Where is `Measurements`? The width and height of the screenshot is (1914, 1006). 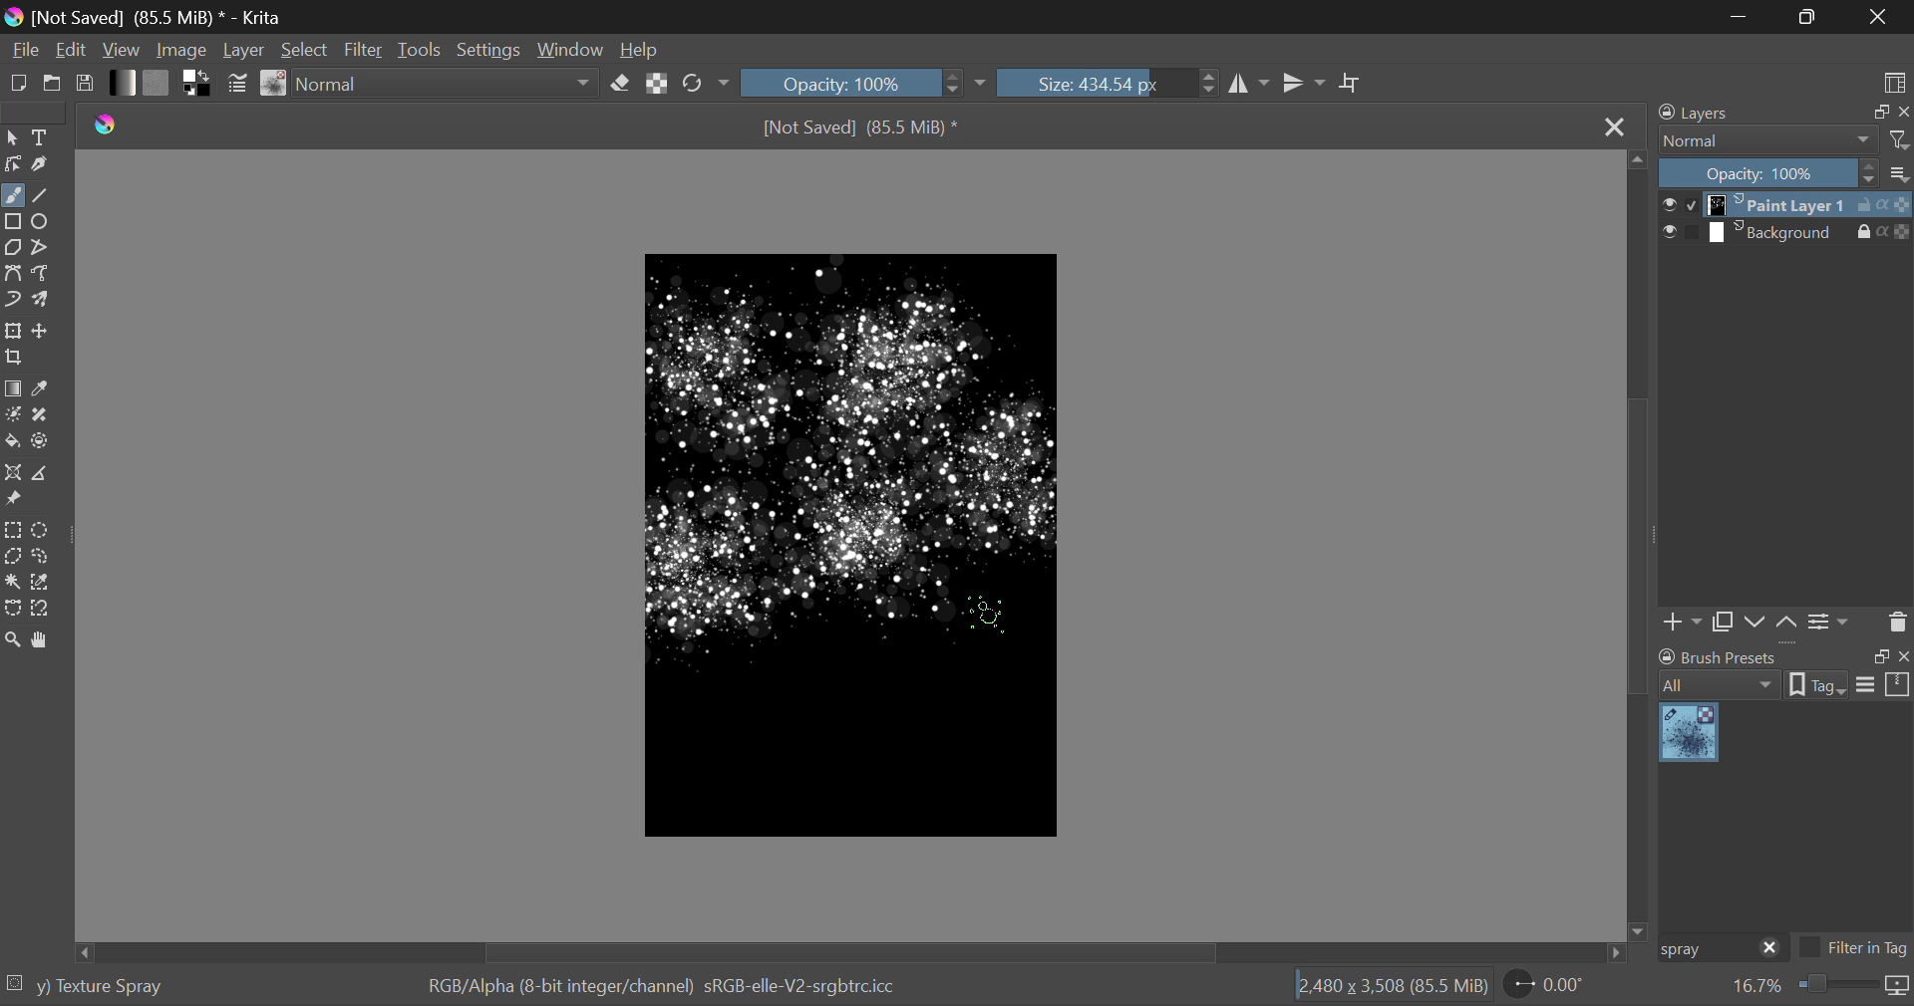
Measurements is located at coordinates (38, 474).